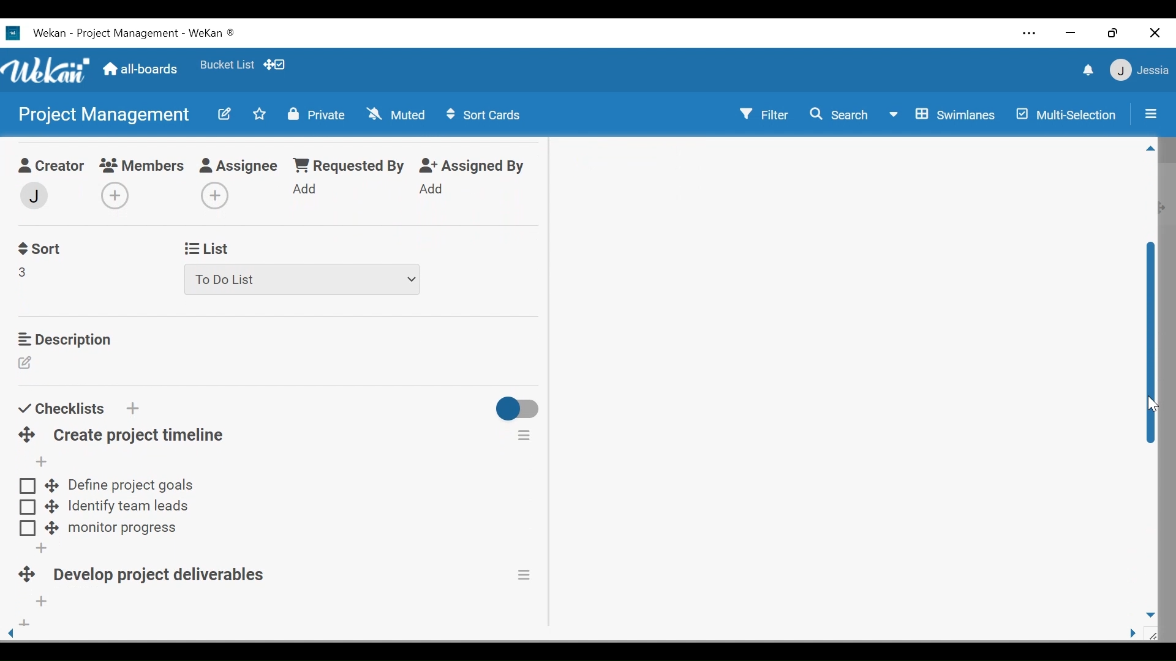  Describe the element at coordinates (1151, 612) in the screenshot. I see `page down` at that location.